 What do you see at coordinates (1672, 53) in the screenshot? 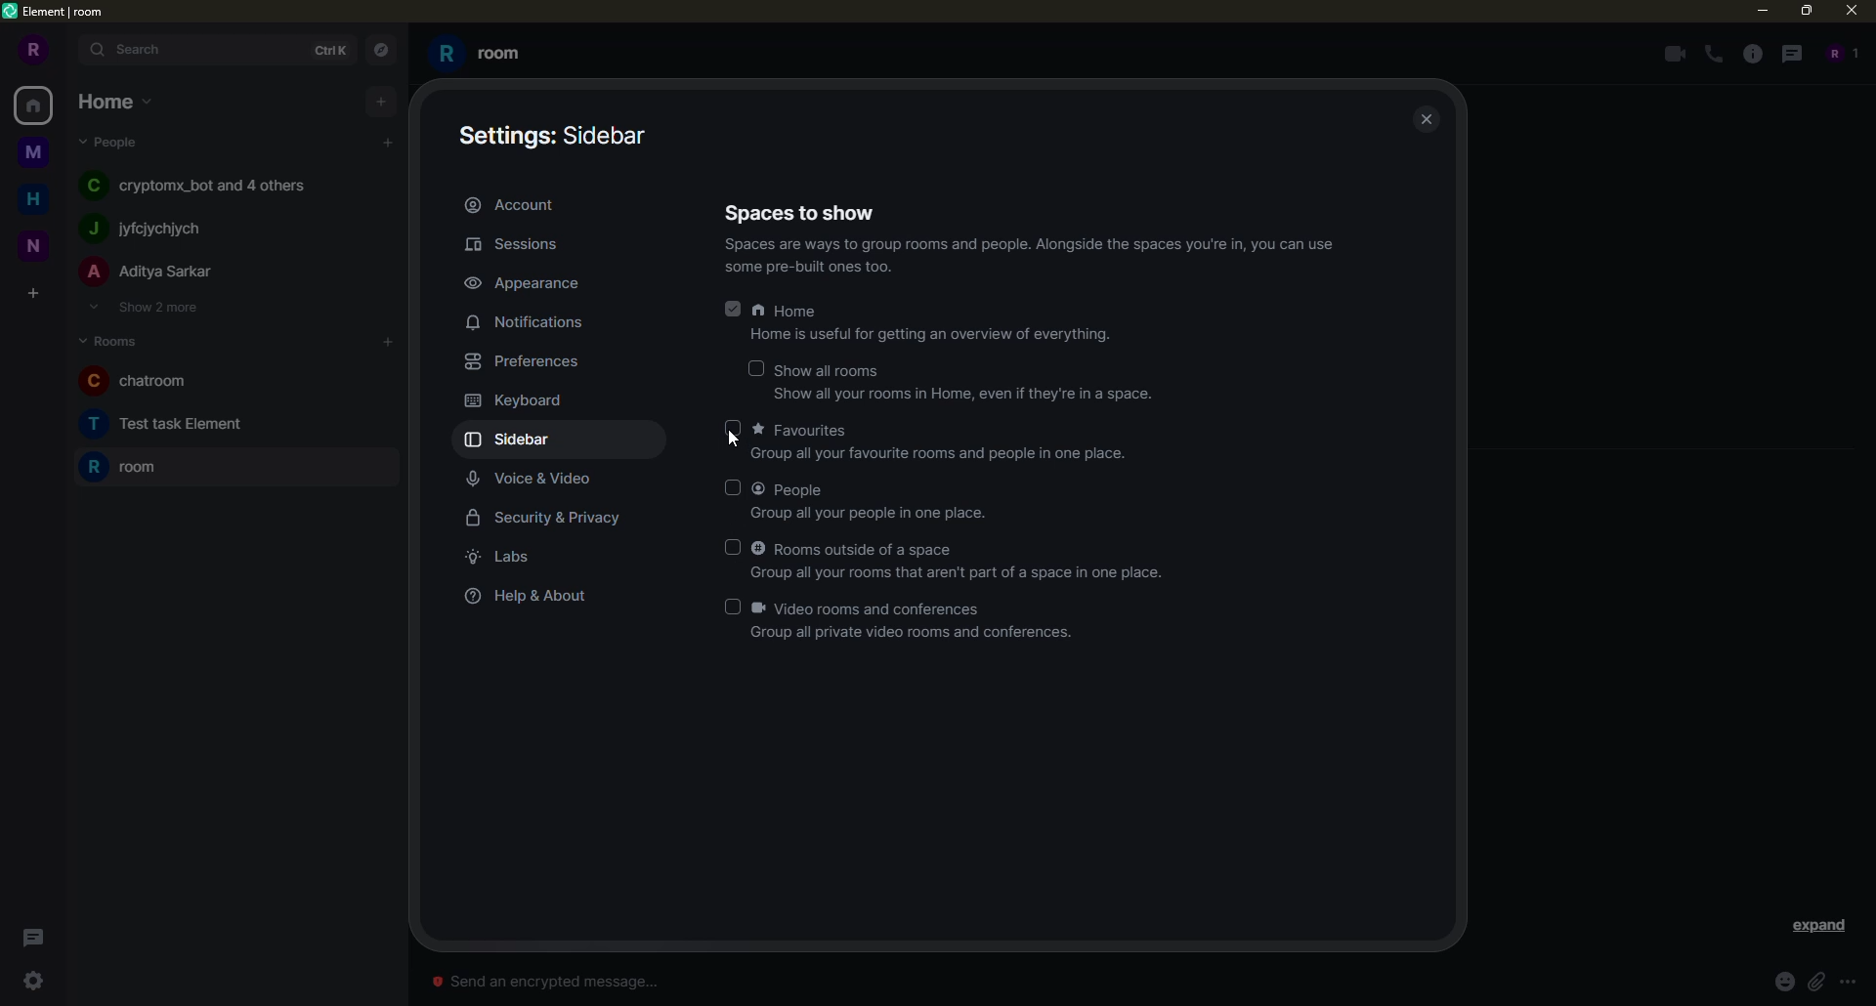
I see `video call` at bounding box center [1672, 53].